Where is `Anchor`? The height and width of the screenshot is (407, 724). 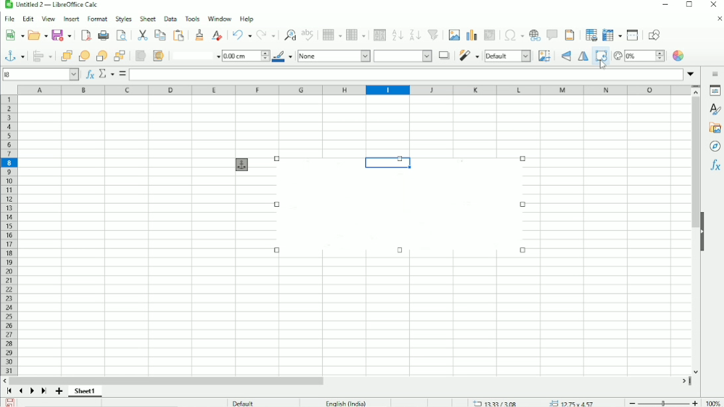 Anchor is located at coordinates (242, 164).